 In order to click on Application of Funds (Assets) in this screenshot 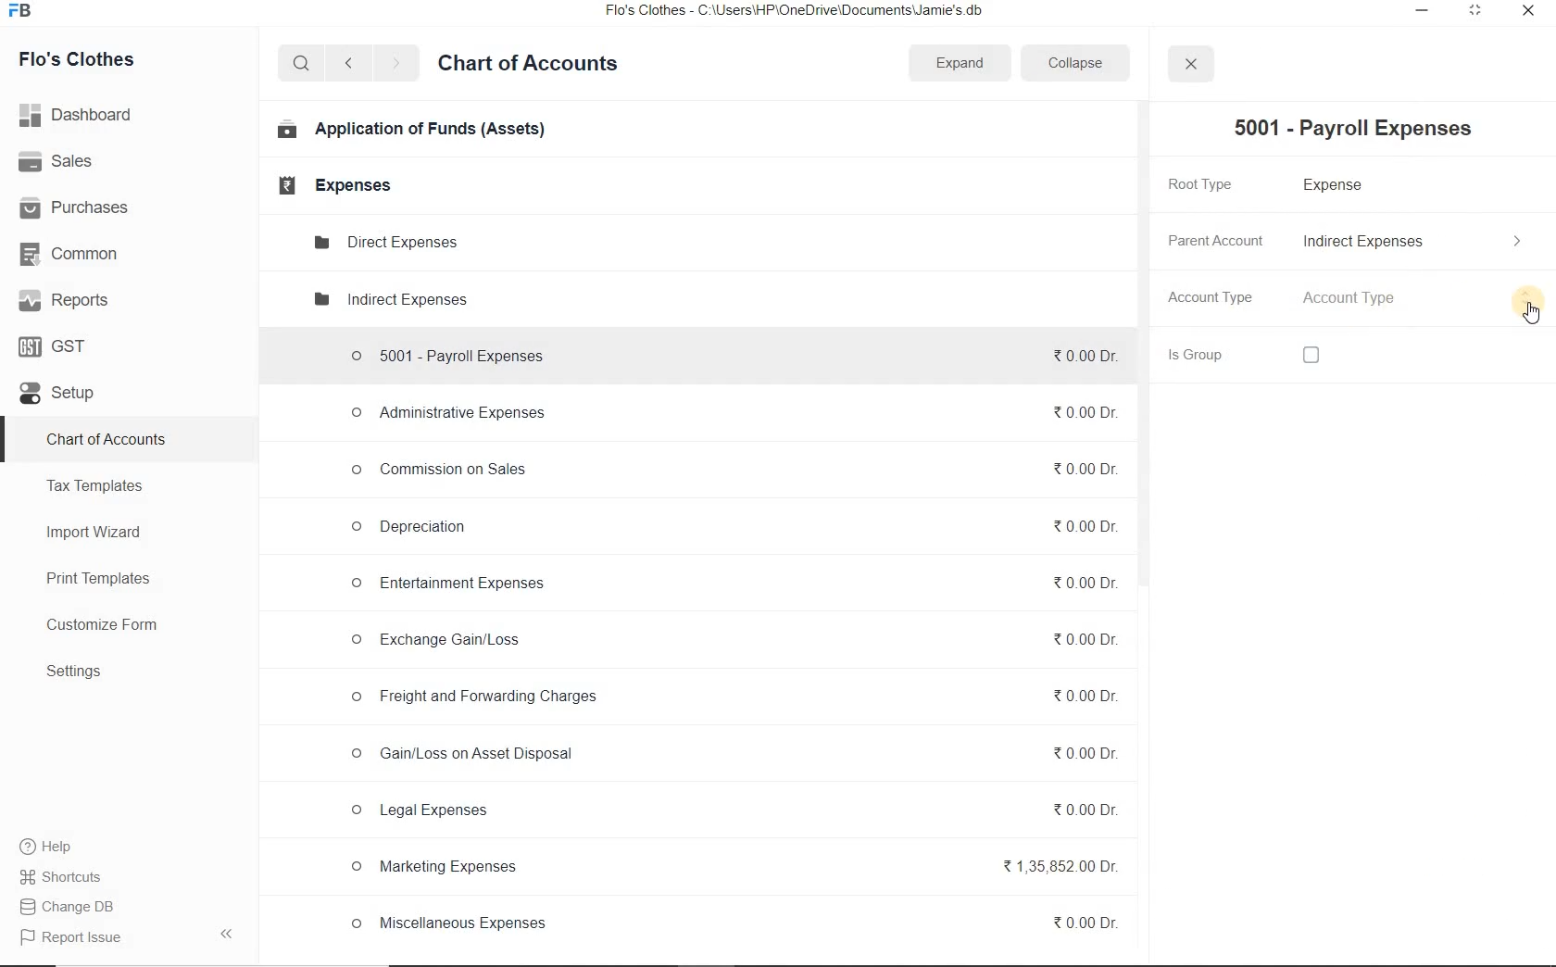, I will do `click(412, 131)`.